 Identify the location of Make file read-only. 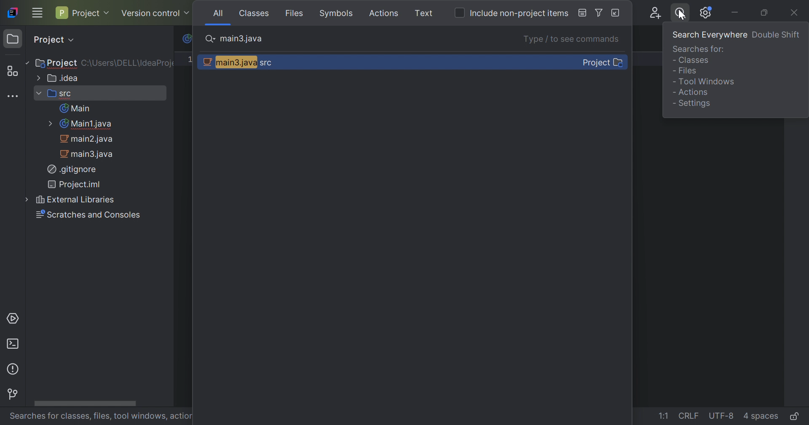
(796, 418).